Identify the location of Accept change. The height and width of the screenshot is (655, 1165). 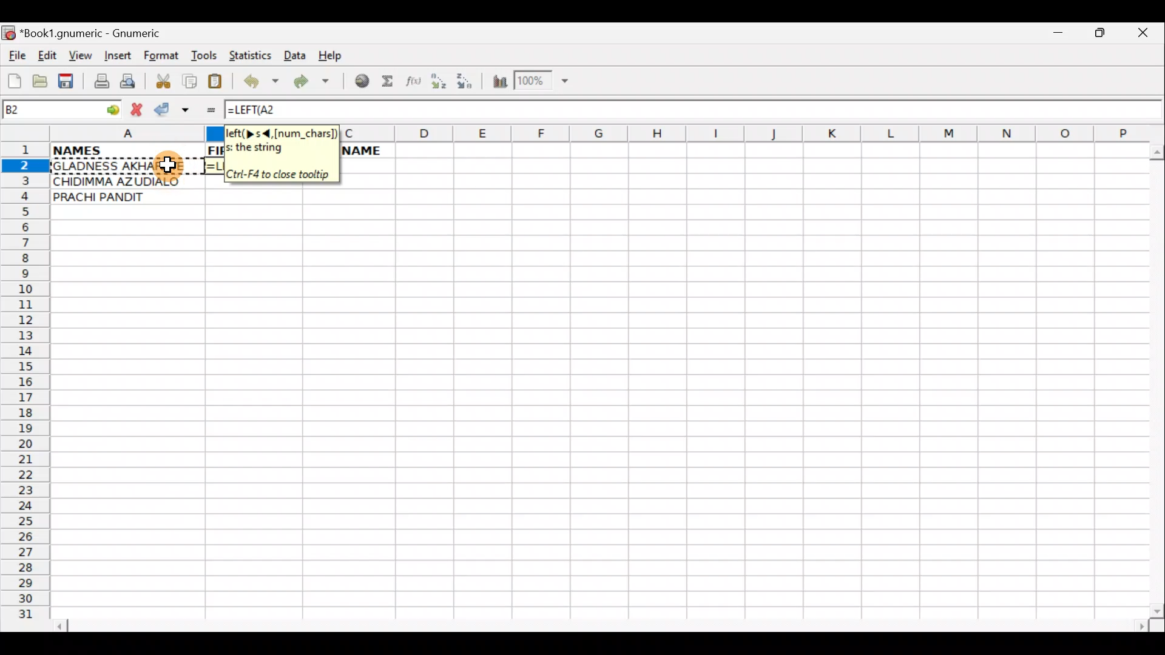
(175, 110).